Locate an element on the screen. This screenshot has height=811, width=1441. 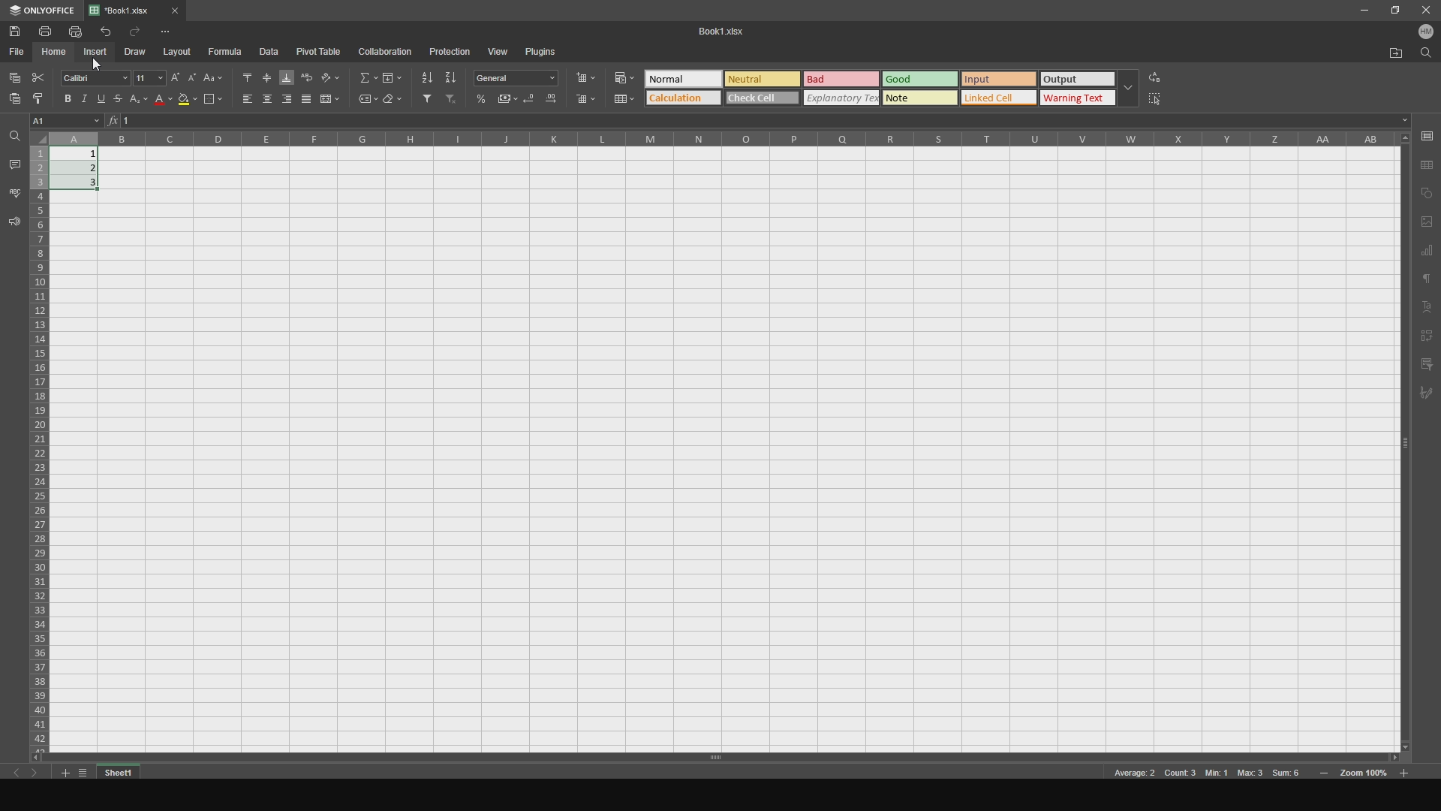
find is located at coordinates (14, 137).